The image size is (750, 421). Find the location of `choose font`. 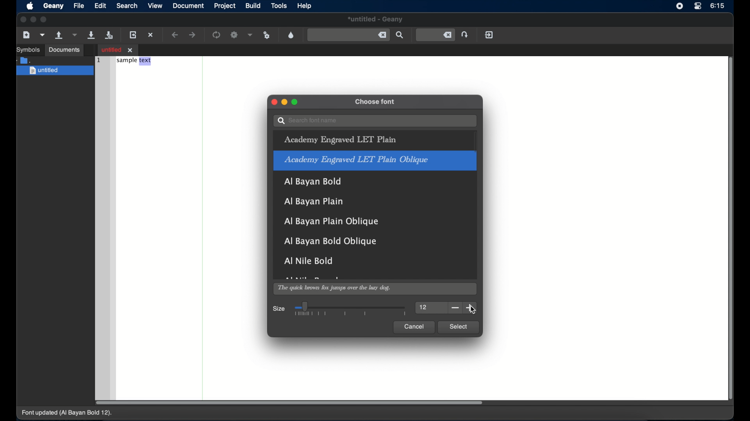

choose font is located at coordinates (376, 102).